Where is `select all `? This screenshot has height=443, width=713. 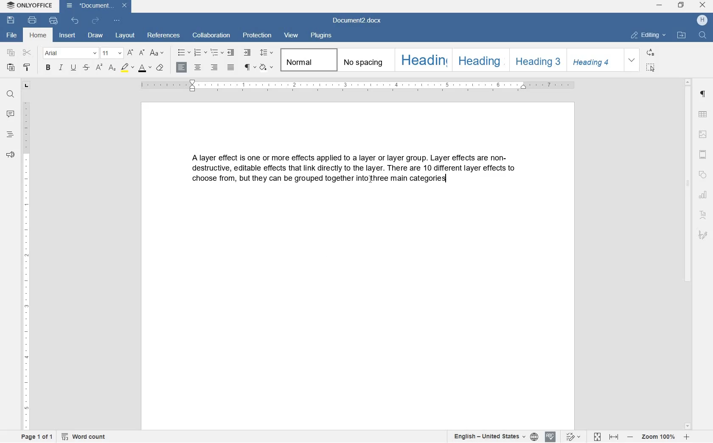 select all  is located at coordinates (650, 67).